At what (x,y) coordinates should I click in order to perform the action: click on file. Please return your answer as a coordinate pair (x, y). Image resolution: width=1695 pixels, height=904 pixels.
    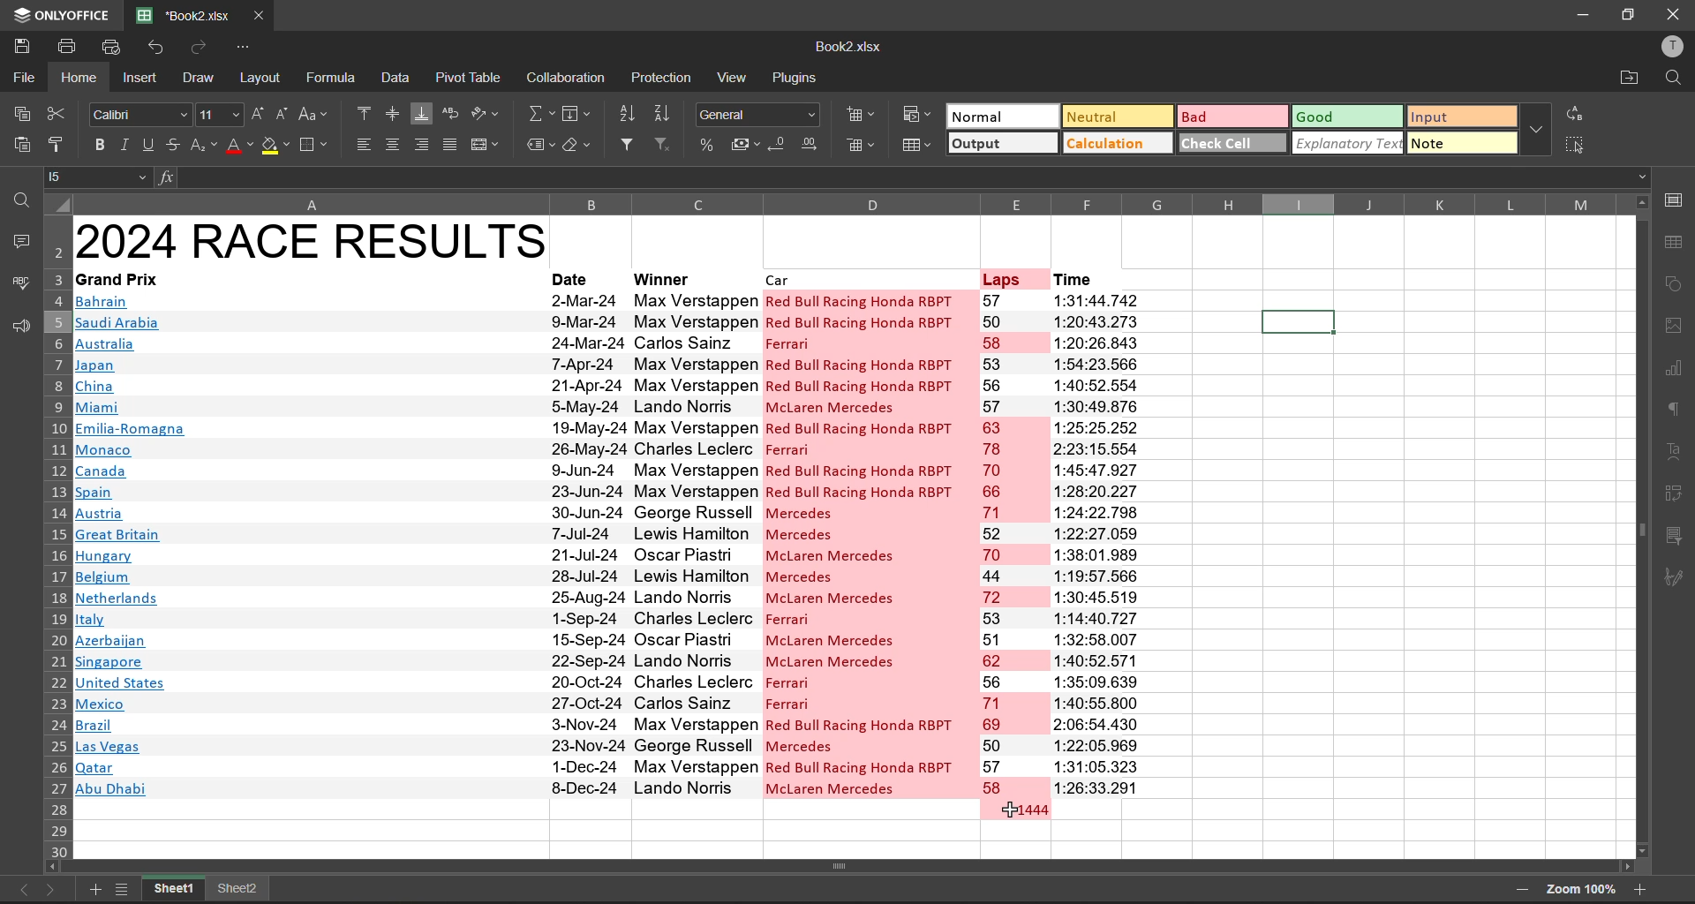
    Looking at the image, I should click on (21, 76).